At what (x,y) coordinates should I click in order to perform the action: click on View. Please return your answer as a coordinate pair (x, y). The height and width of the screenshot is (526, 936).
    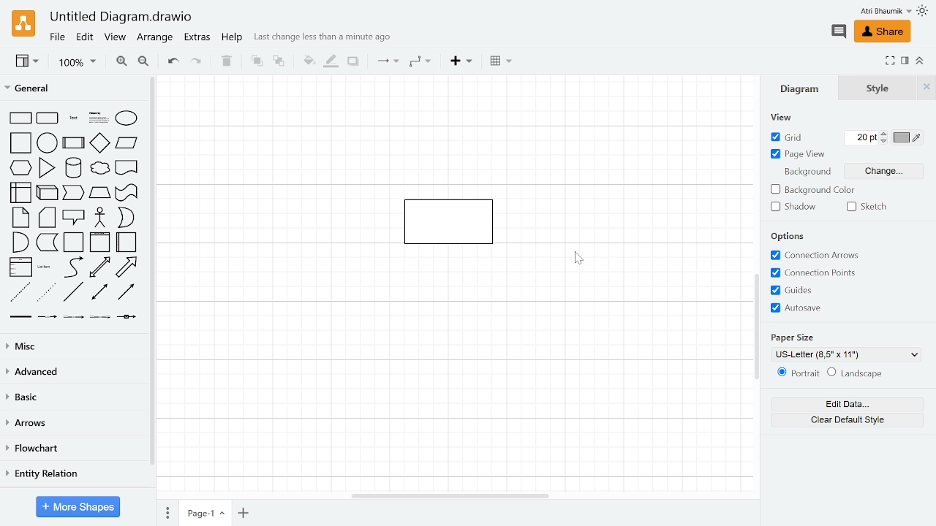
    Looking at the image, I should click on (115, 37).